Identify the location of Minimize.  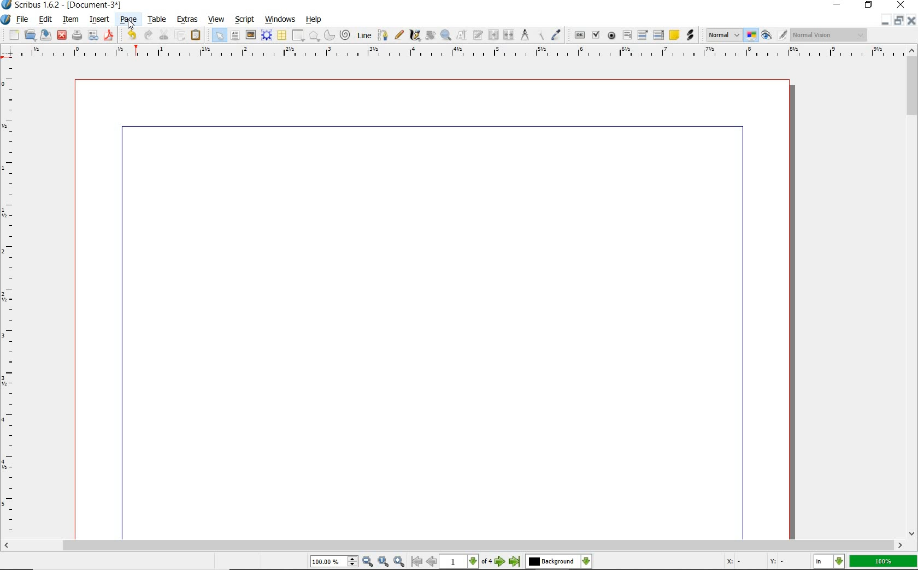
(898, 22).